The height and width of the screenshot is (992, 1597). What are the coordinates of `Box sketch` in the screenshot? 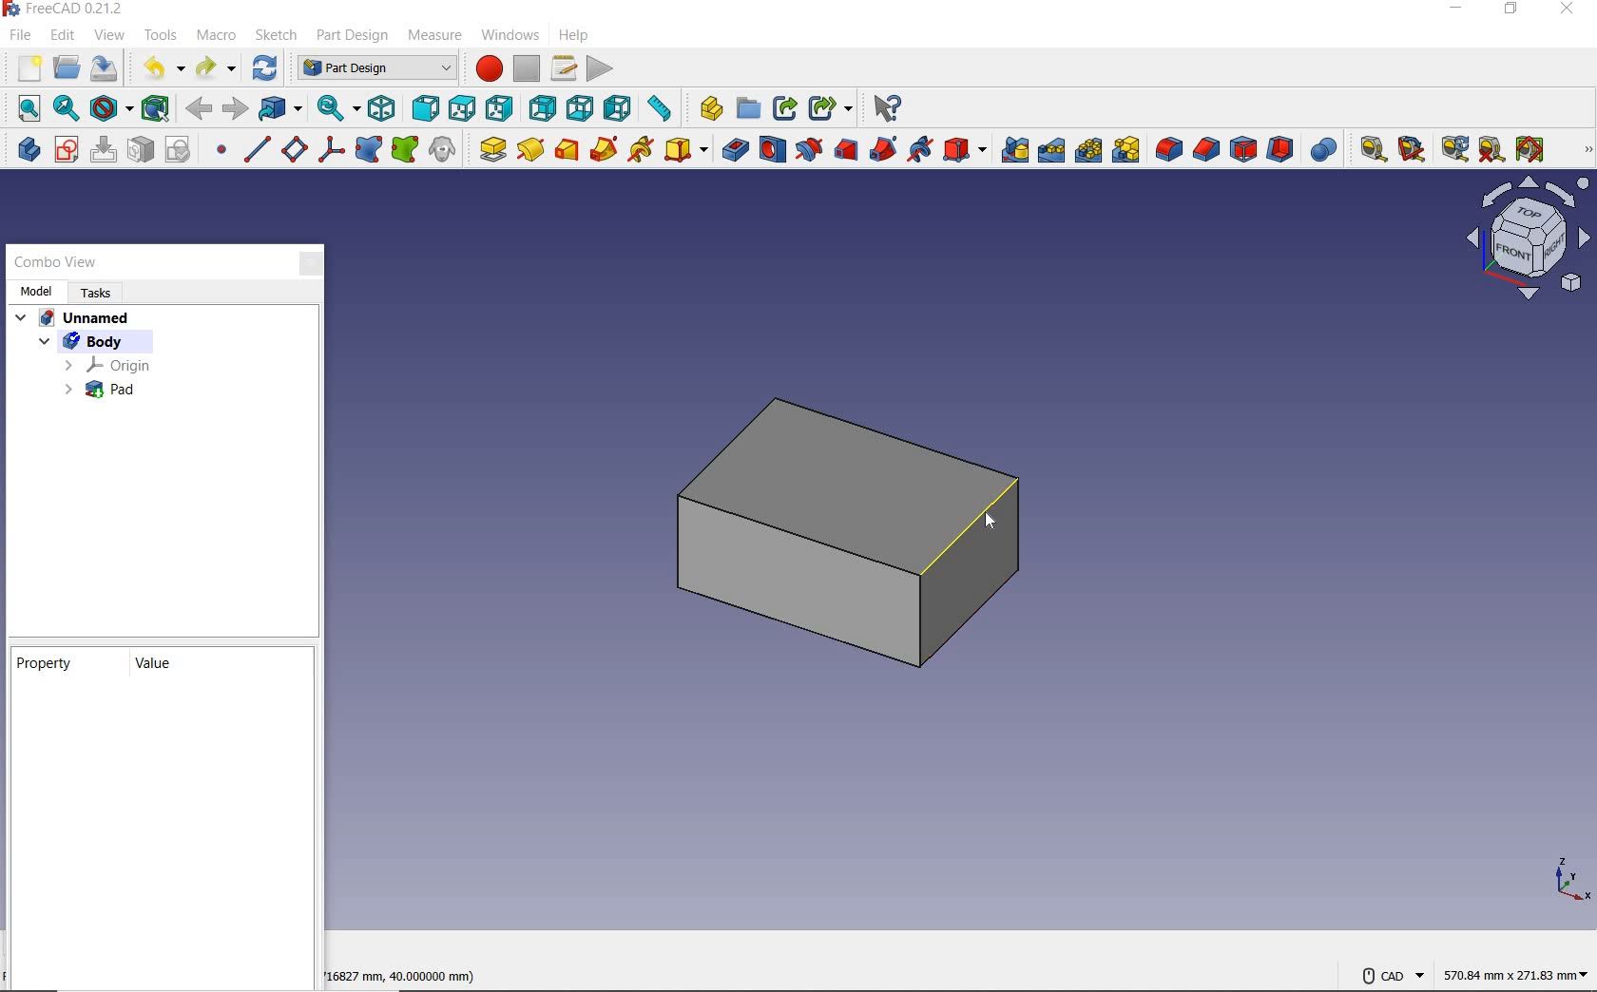 It's located at (852, 528).